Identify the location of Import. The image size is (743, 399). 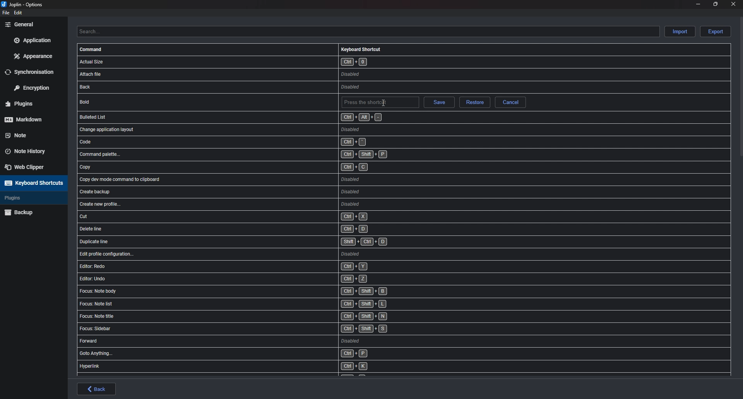
(681, 31).